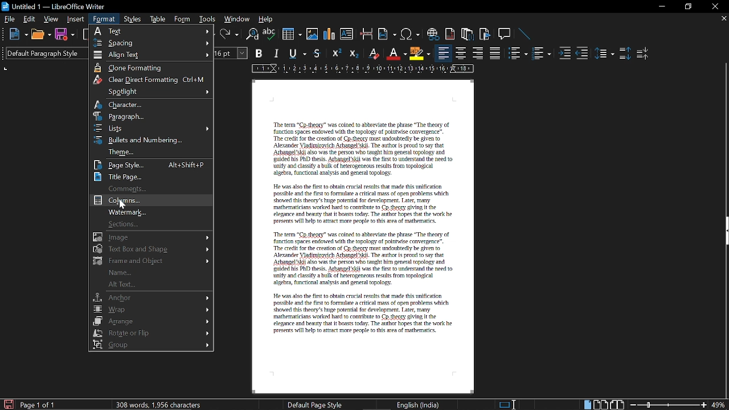  I want to click on Insert page break, so click(366, 34).